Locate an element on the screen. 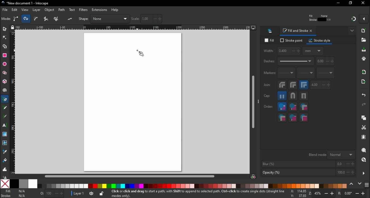 The height and width of the screenshot is (198, 370). mesh tool is located at coordinates (4, 143).